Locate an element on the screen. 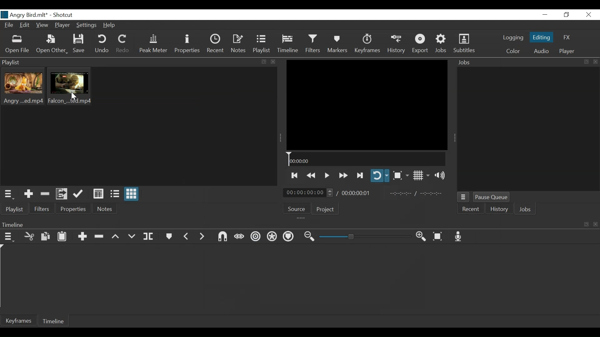 This screenshot has width=600, height=337. Properties is located at coordinates (188, 44).